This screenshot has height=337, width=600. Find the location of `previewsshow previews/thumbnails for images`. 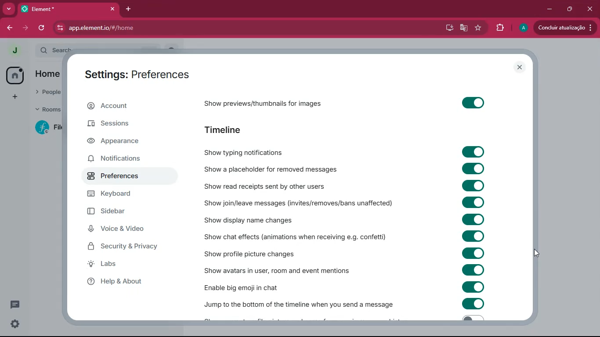

previewsshow previews/thumbnails for images is located at coordinates (280, 102).